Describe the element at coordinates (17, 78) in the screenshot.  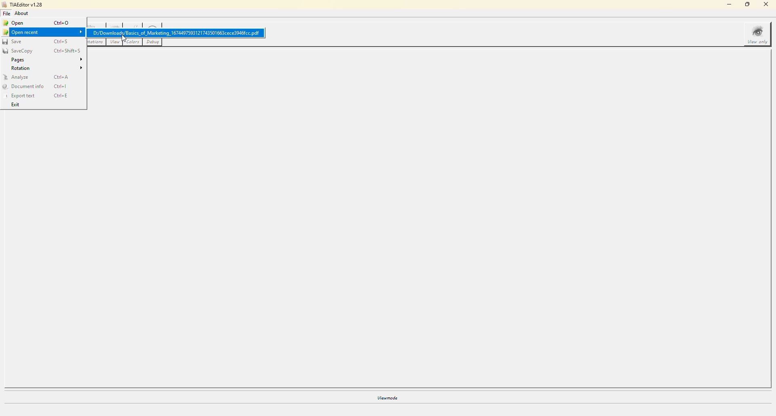
I see `analyze` at that location.